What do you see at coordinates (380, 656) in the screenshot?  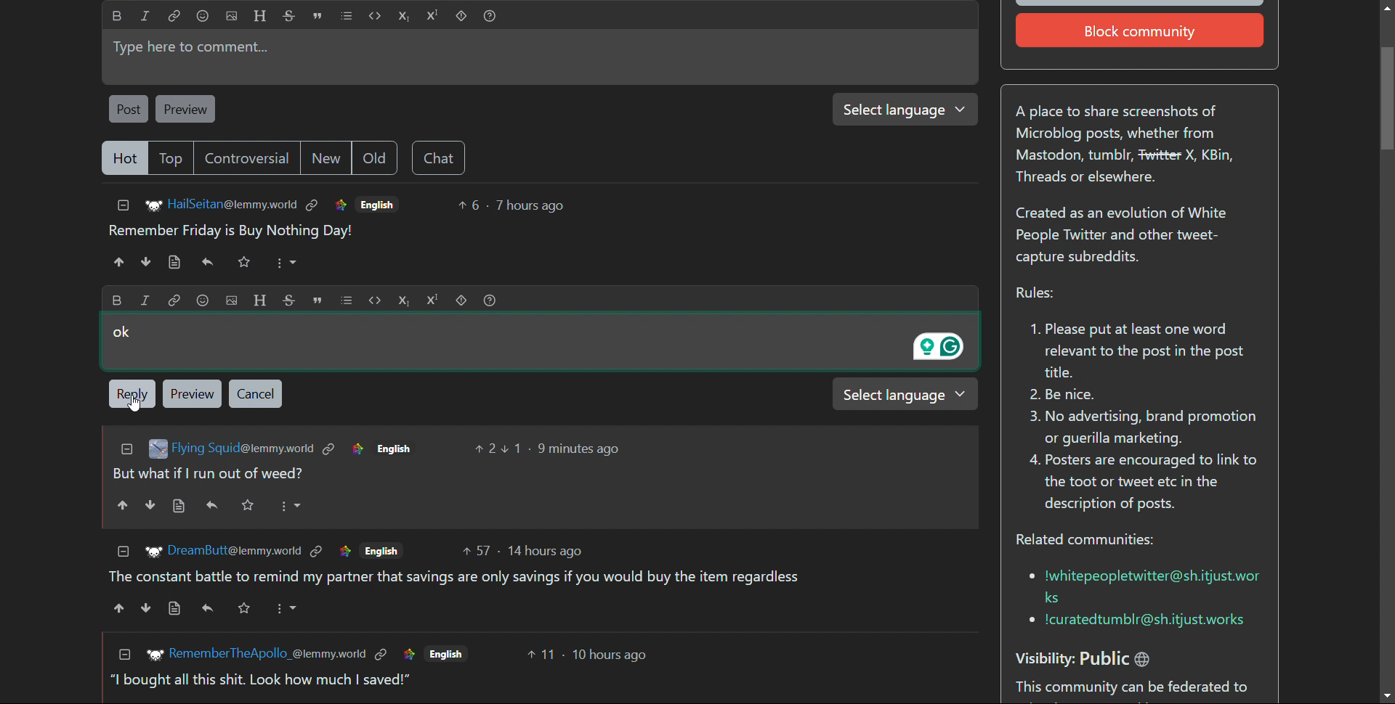 I see `link` at bounding box center [380, 656].